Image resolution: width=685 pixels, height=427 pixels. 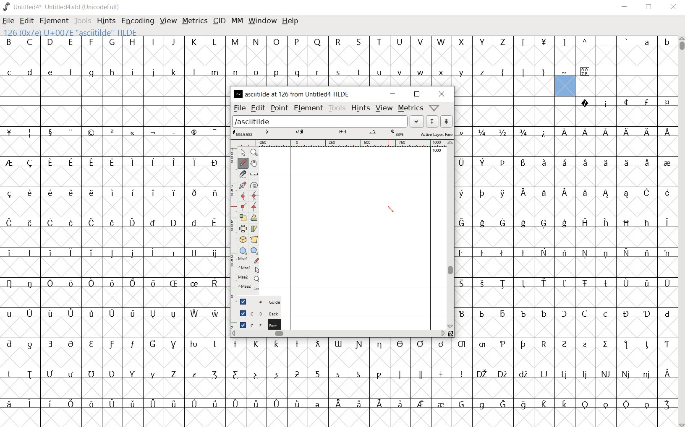 I want to click on CID, so click(x=219, y=21).